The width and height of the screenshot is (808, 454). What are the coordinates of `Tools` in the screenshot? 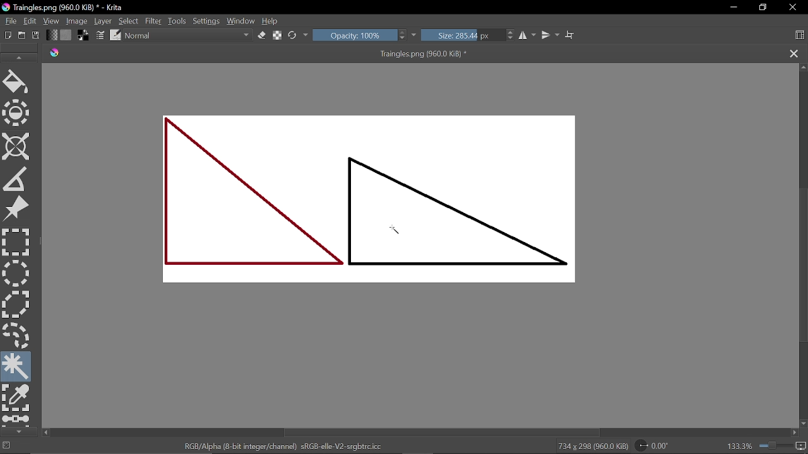 It's located at (178, 21).